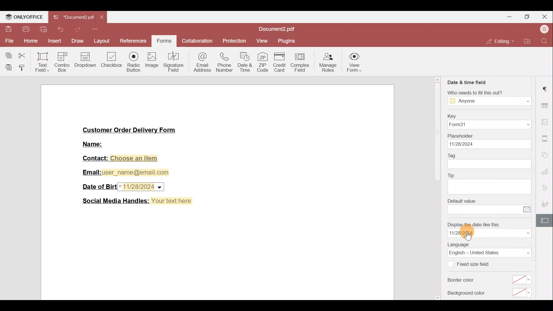 Image resolution: width=553 pixels, height=311 pixels. I want to click on Document2.pdf, so click(73, 17).